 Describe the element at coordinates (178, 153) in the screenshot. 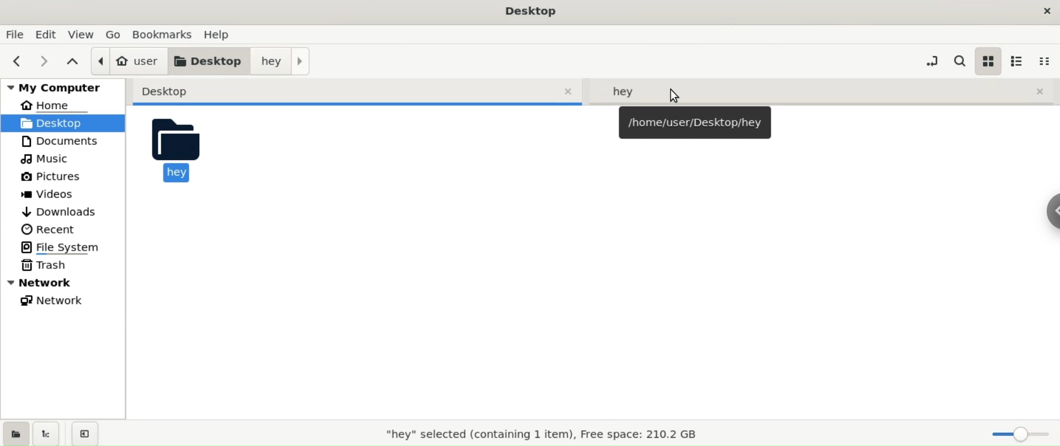

I see `hey` at that location.